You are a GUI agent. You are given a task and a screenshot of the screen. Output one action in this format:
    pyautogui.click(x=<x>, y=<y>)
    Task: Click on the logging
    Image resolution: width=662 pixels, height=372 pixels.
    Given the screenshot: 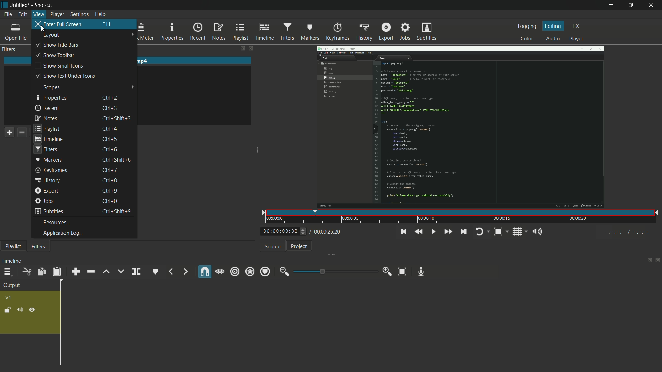 What is the action you would take?
    pyautogui.click(x=526, y=27)
    